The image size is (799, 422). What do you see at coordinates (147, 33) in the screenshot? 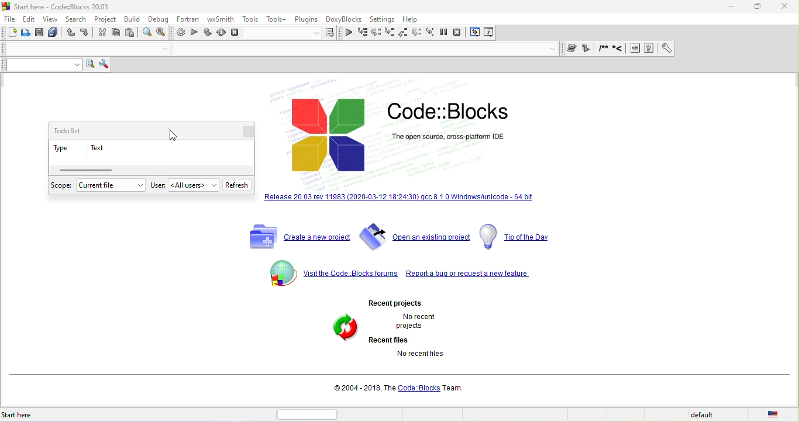
I see `find` at bounding box center [147, 33].